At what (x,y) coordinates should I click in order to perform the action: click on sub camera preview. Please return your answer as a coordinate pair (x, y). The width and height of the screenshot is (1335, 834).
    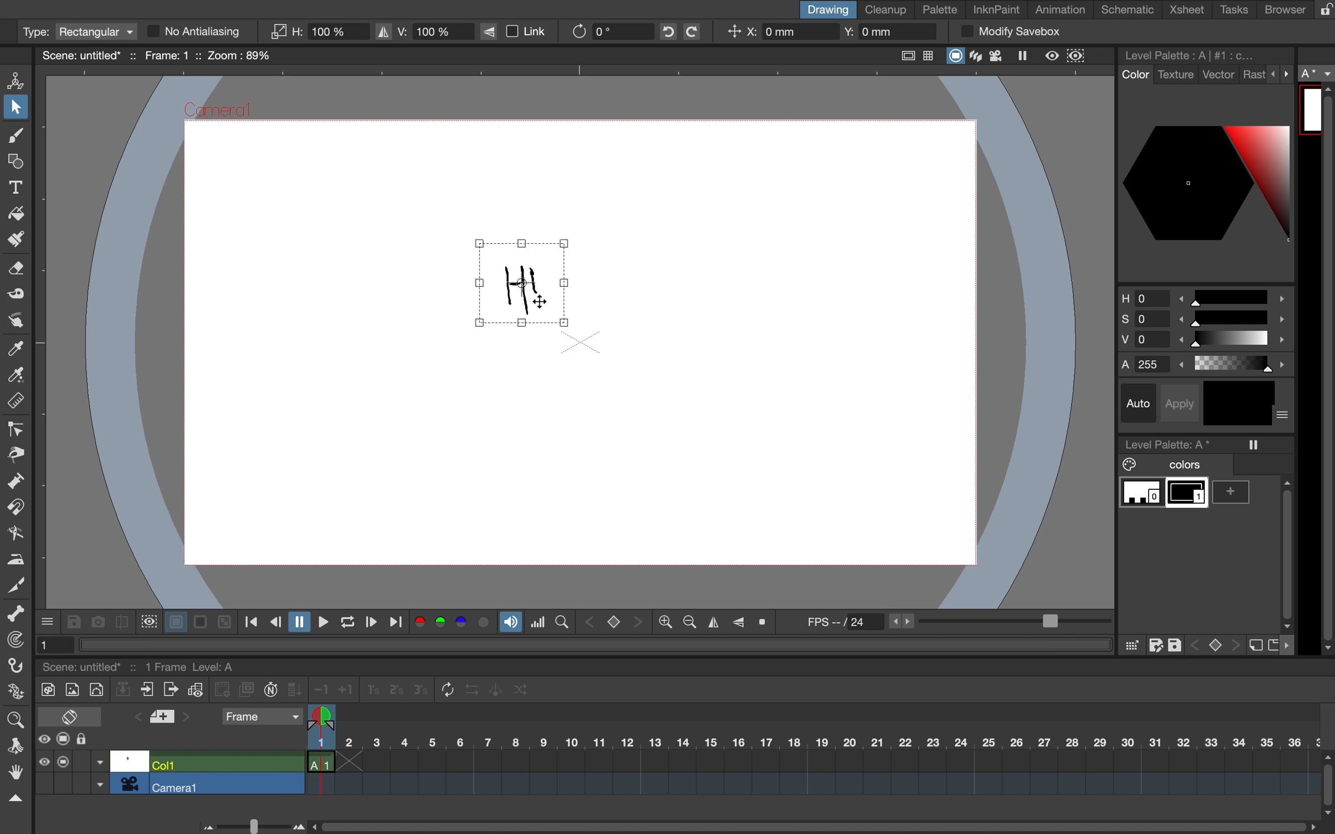
    Looking at the image, I should click on (1077, 56).